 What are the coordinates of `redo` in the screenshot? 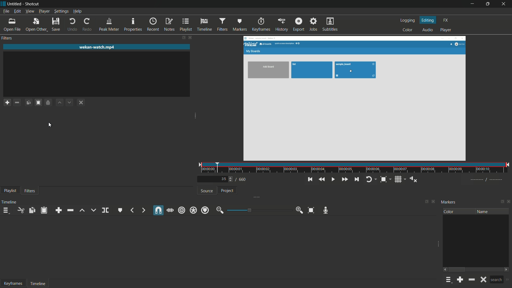 It's located at (87, 25).